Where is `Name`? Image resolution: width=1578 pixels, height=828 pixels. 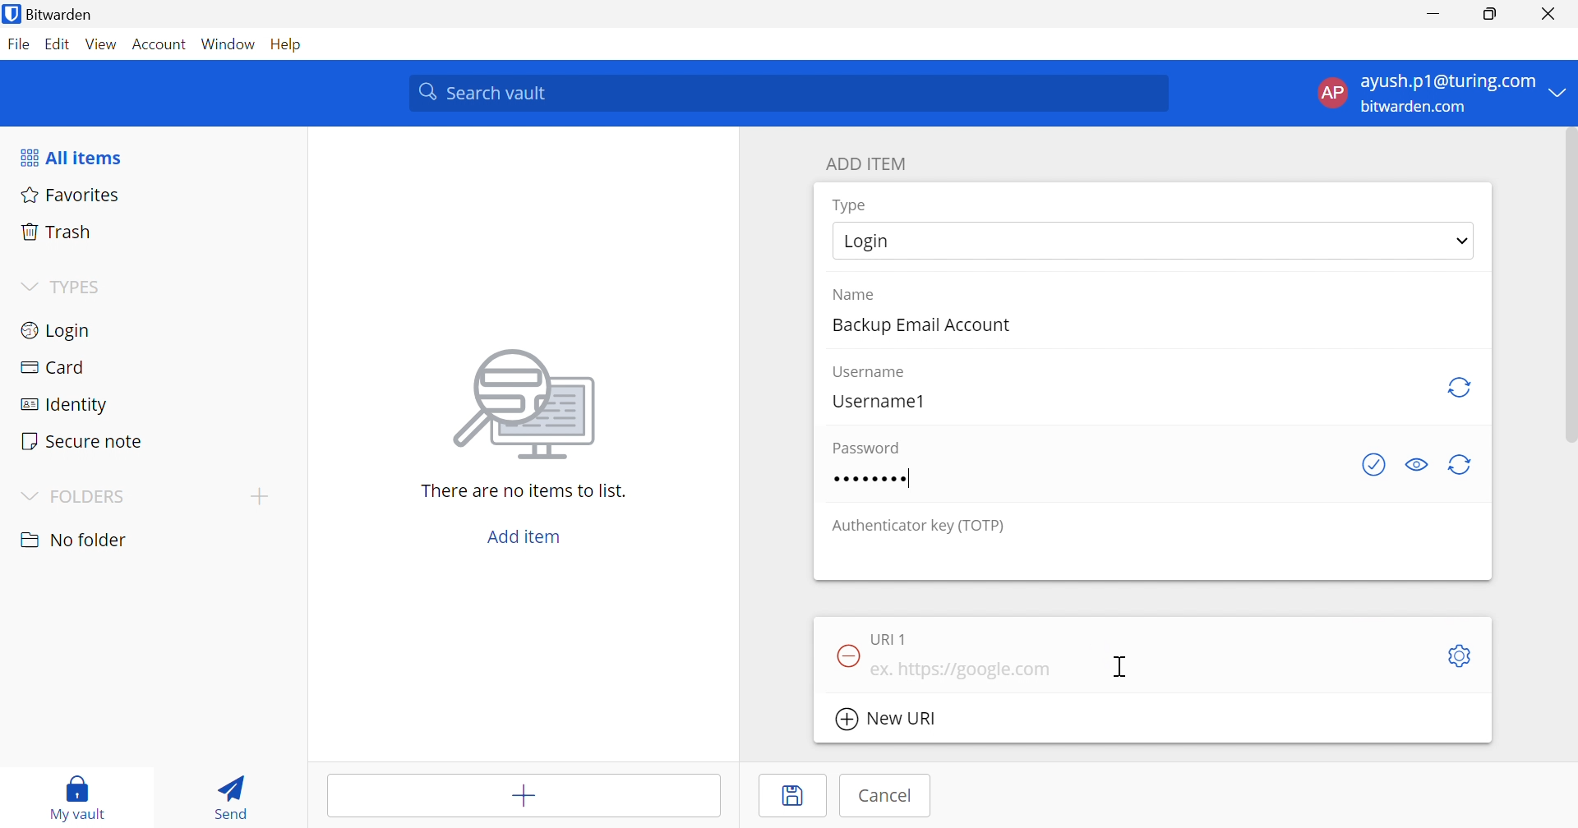 Name is located at coordinates (854, 295).